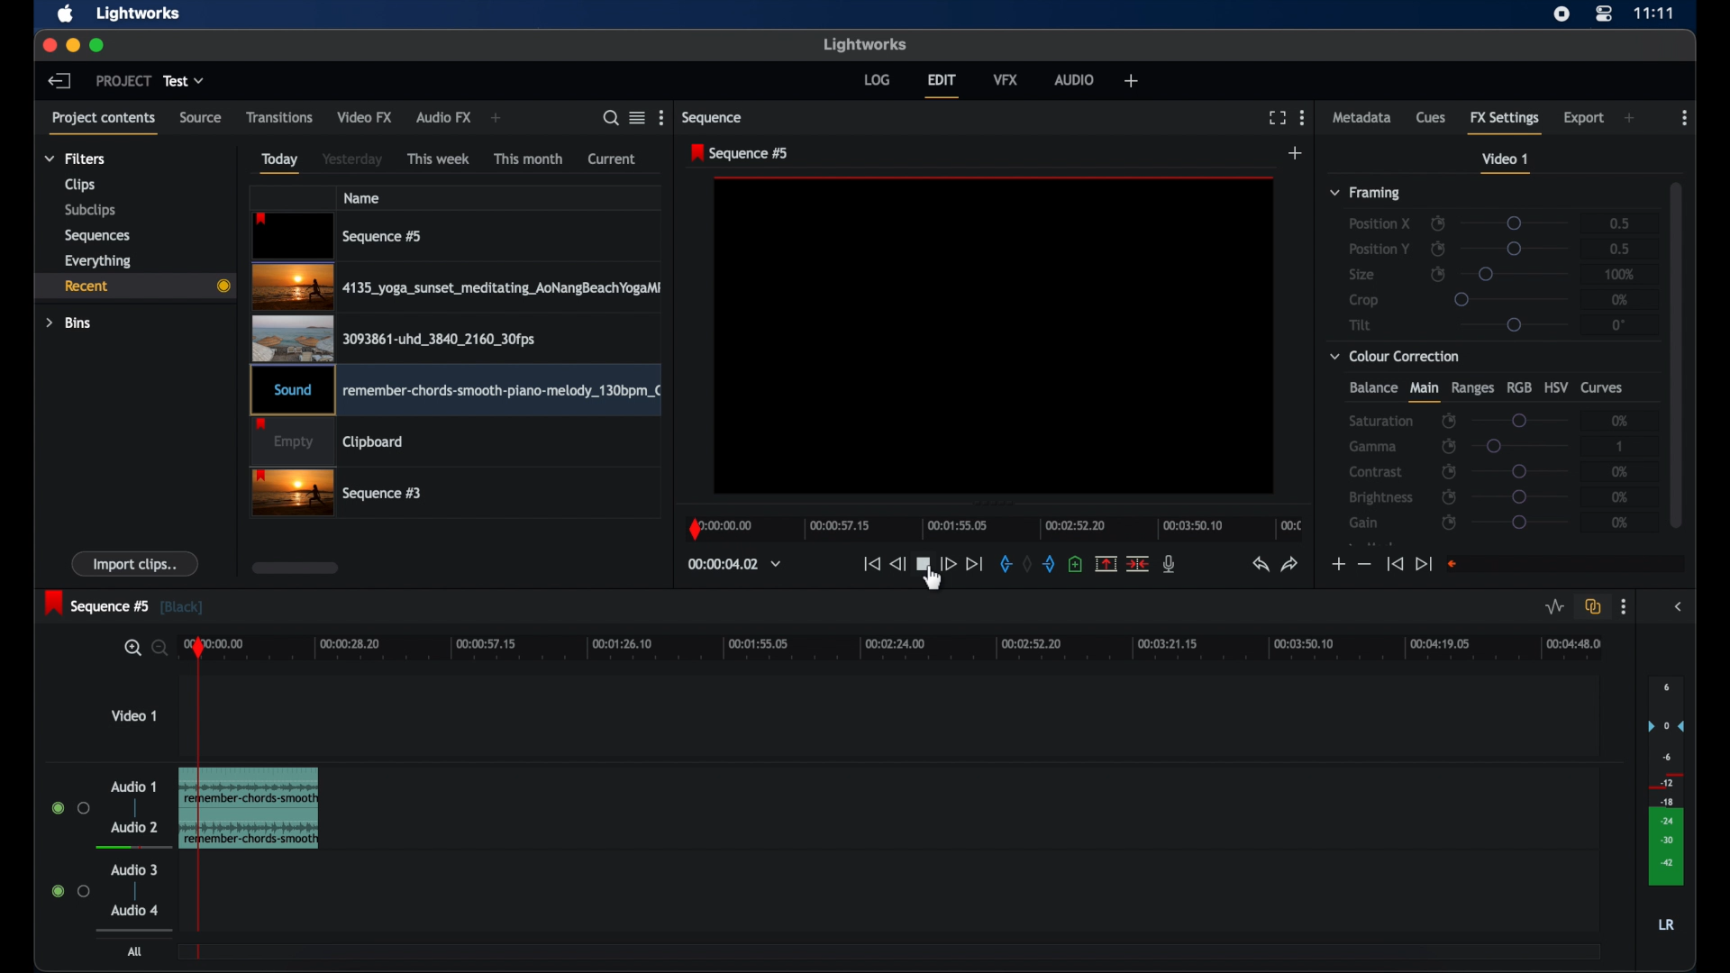 The height and width of the screenshot is (973, 1730). Describe the element at coordinates (1621, 419) in the screenshot. I see `0%` at that location.